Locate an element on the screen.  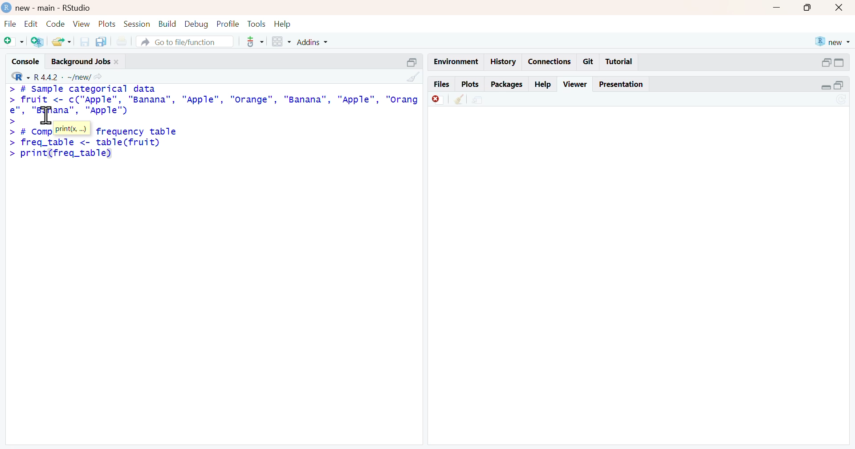
viewer is located at coordinates (576, 85).